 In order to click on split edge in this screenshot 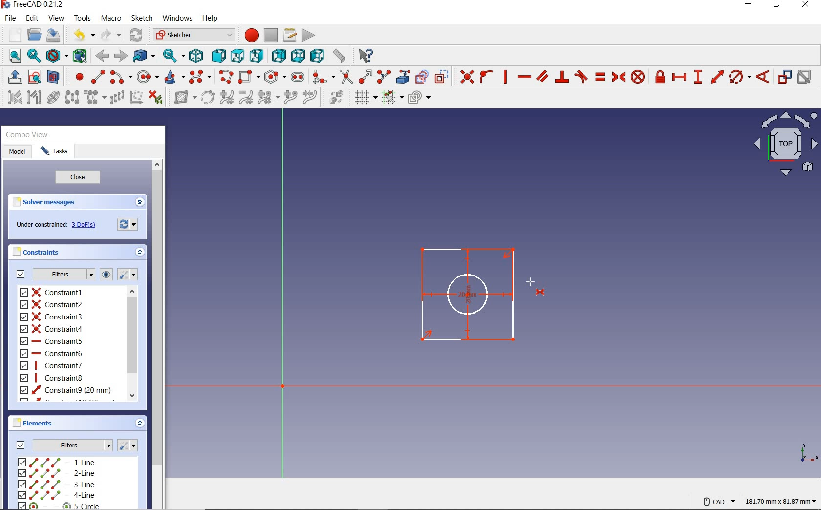, I will do `click(384, 76)`.